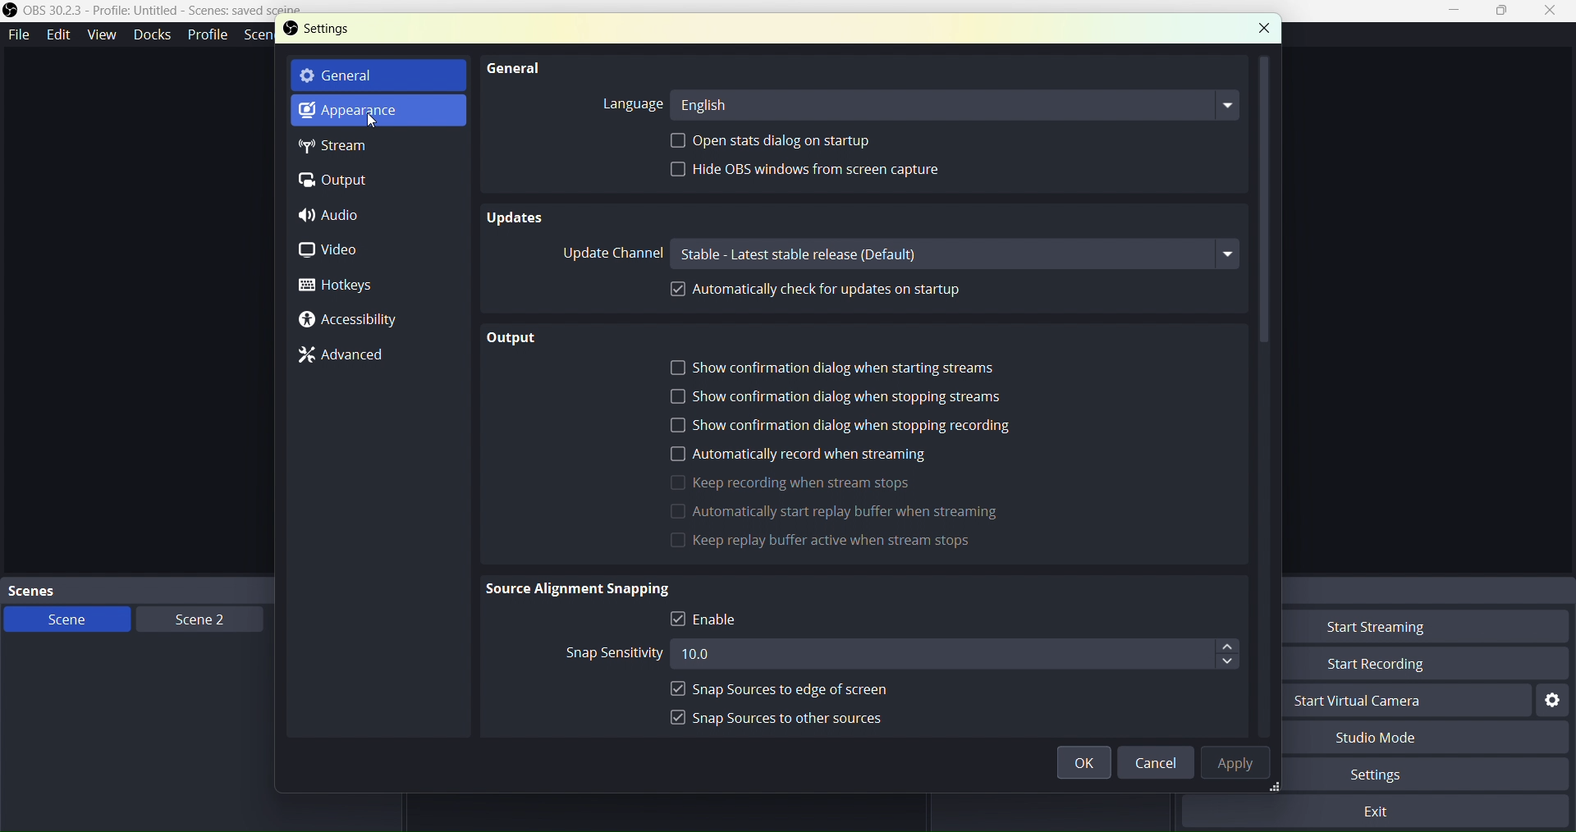  Describe the element at coordinates (181, 589) in the screenshot. I see `Scenes` at that location.